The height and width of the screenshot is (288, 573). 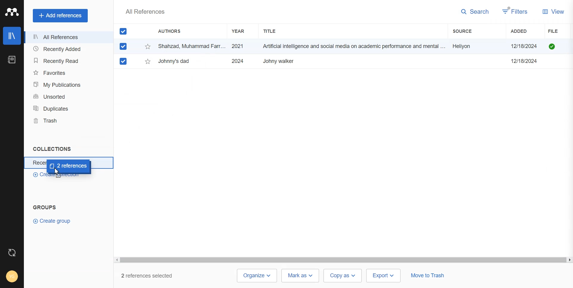 I want to click on Recently Read, so click(x=67, y=61).